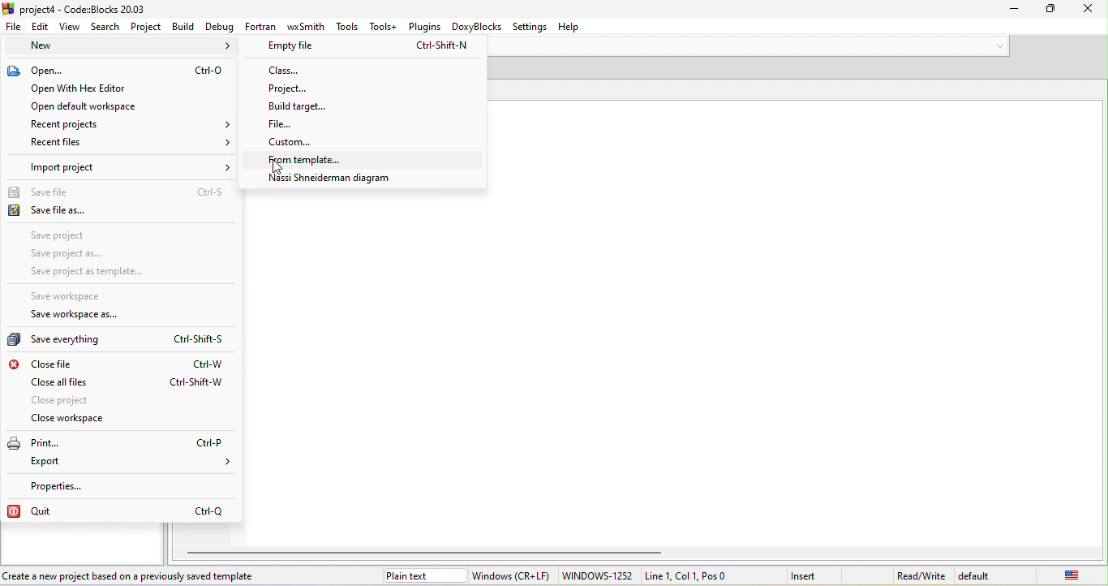 The height and width of the screenshot is (586, 1108). I want to click on new, so click(125, 49).